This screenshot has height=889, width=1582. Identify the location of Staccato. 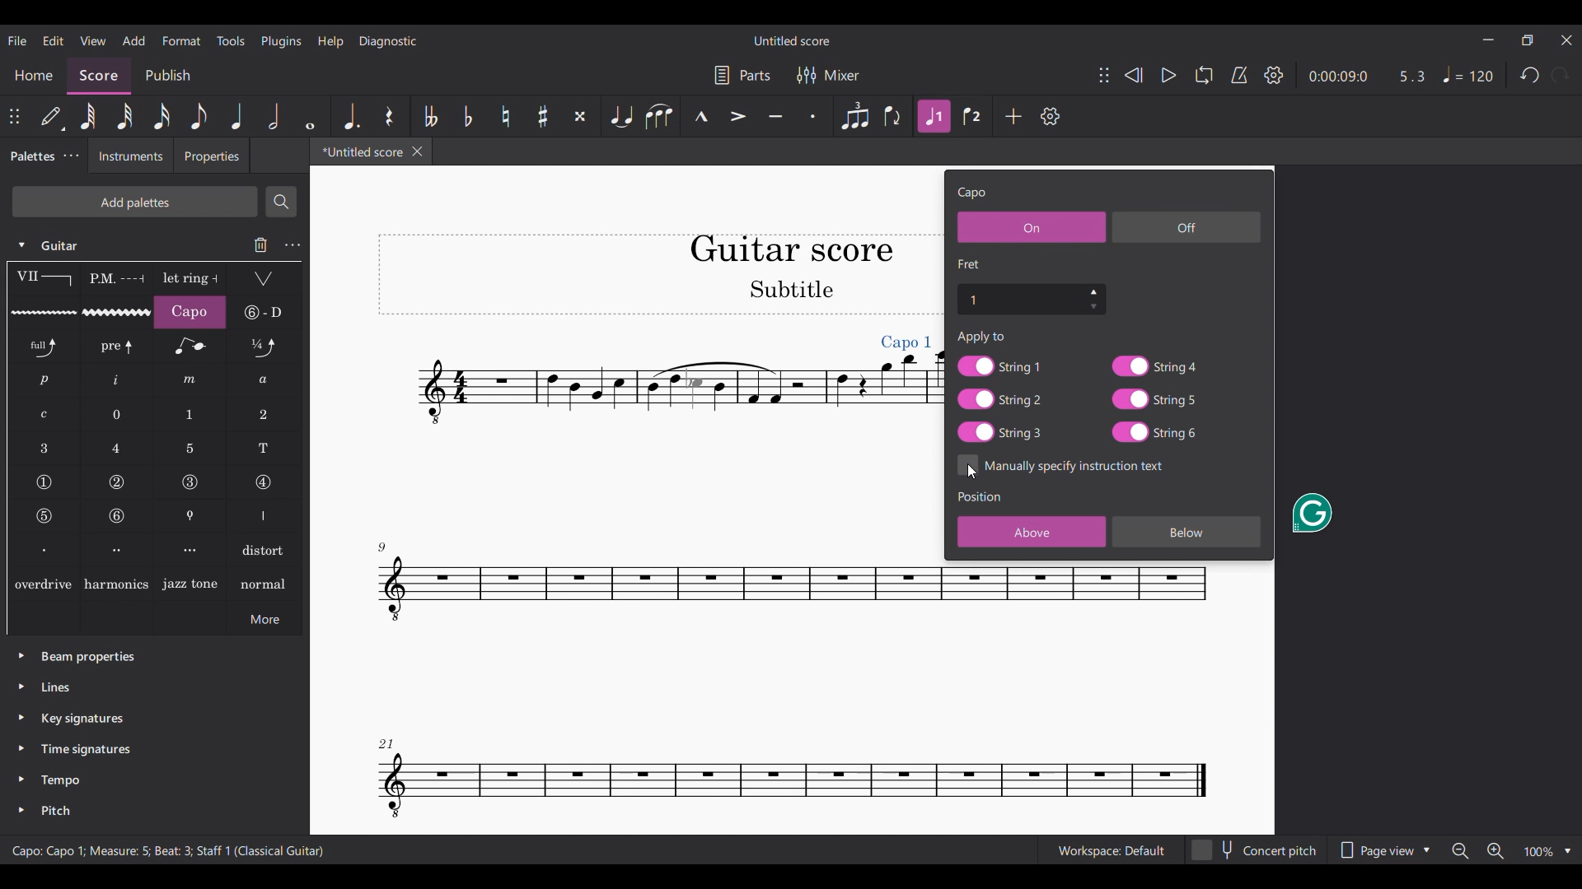
(813, 116).